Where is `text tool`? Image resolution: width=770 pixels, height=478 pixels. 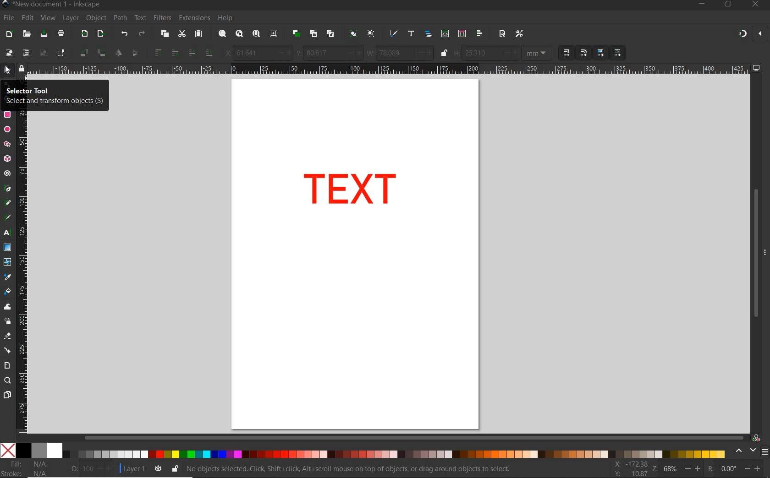
text tool is located at coordinates (8, 234).